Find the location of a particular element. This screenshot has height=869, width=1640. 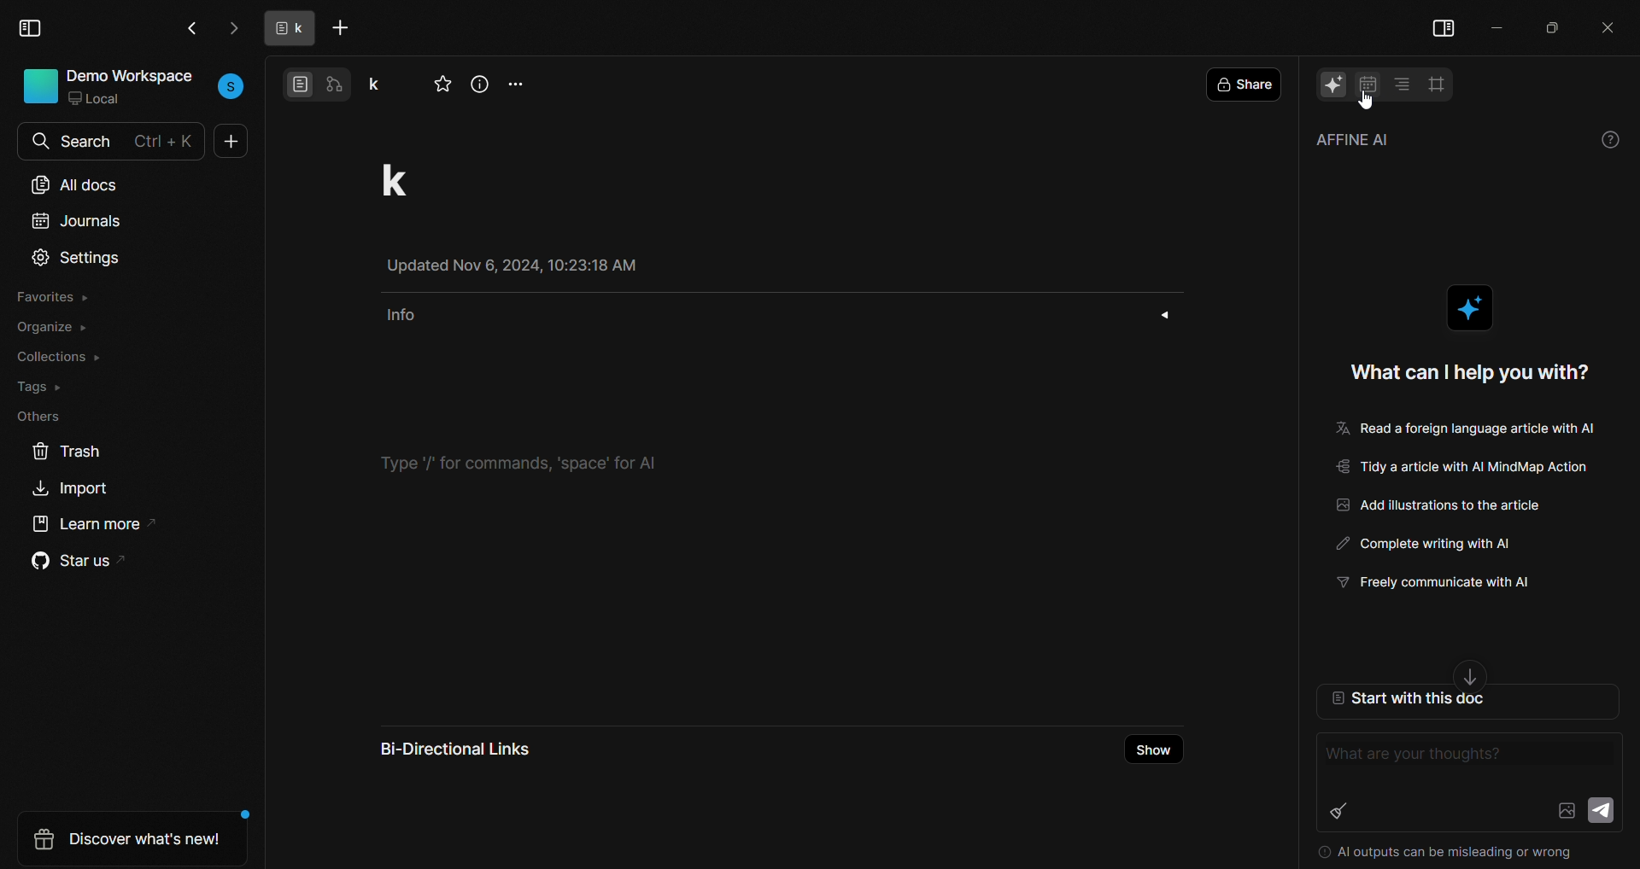

AI is located at coordinates (1332, 83).